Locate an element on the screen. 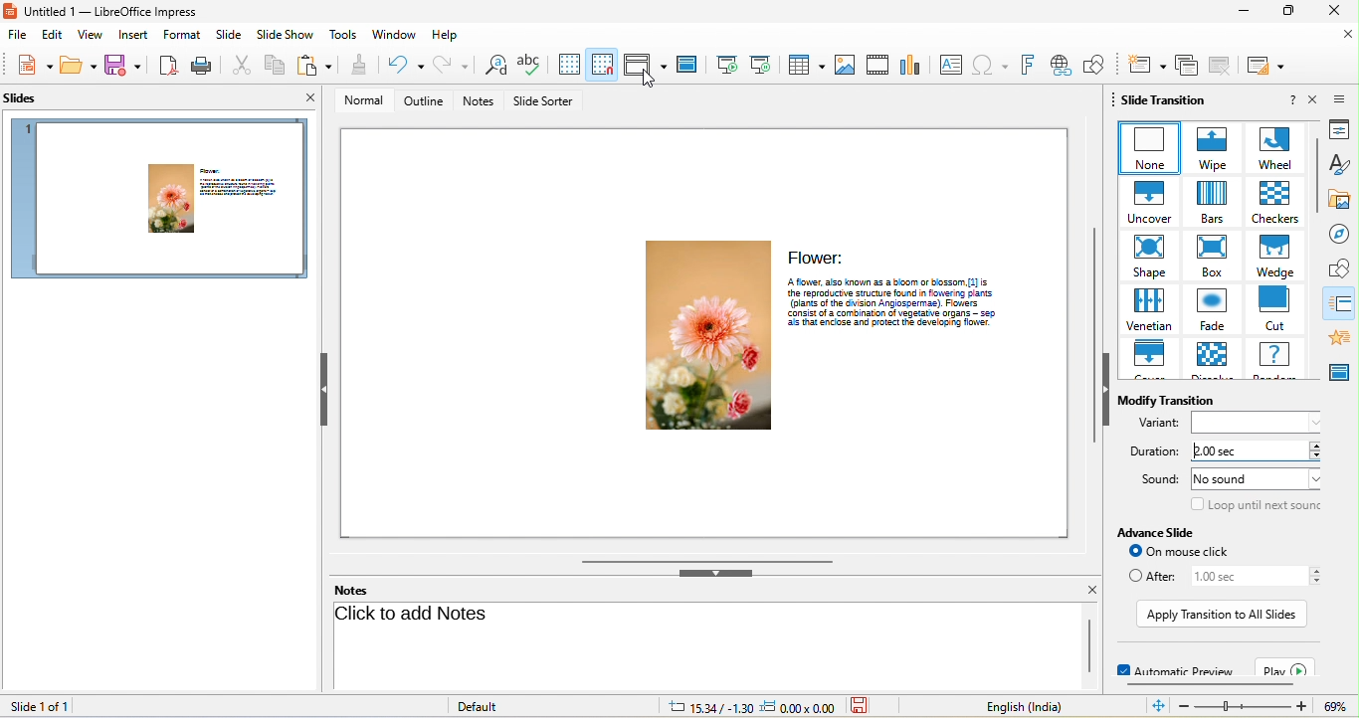 The height and width of the screenshot is (718, 1359). print is located at coordinates (199, 65).